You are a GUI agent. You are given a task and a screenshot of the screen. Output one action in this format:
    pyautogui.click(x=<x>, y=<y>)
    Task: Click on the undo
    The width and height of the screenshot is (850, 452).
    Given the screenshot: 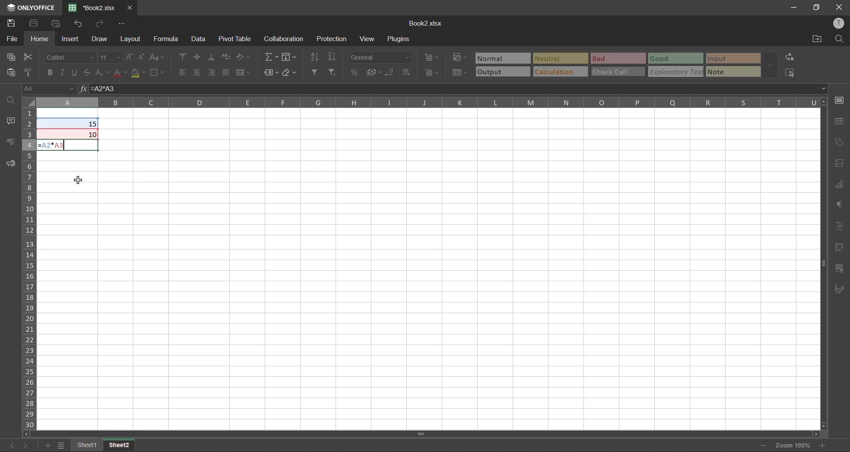 What is the action you would take?
    pyautogui.click(x=81, y=24)
    